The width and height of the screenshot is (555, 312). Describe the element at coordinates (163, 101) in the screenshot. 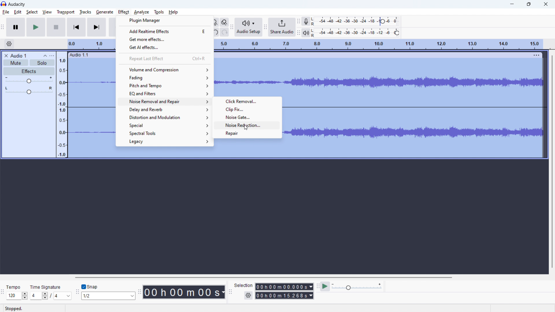

I see `noise removal and repair` at that location.